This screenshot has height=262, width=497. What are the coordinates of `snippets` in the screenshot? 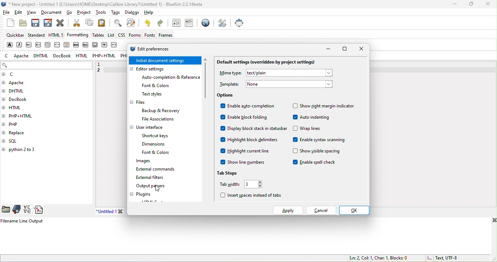 It's located at (40, 210).